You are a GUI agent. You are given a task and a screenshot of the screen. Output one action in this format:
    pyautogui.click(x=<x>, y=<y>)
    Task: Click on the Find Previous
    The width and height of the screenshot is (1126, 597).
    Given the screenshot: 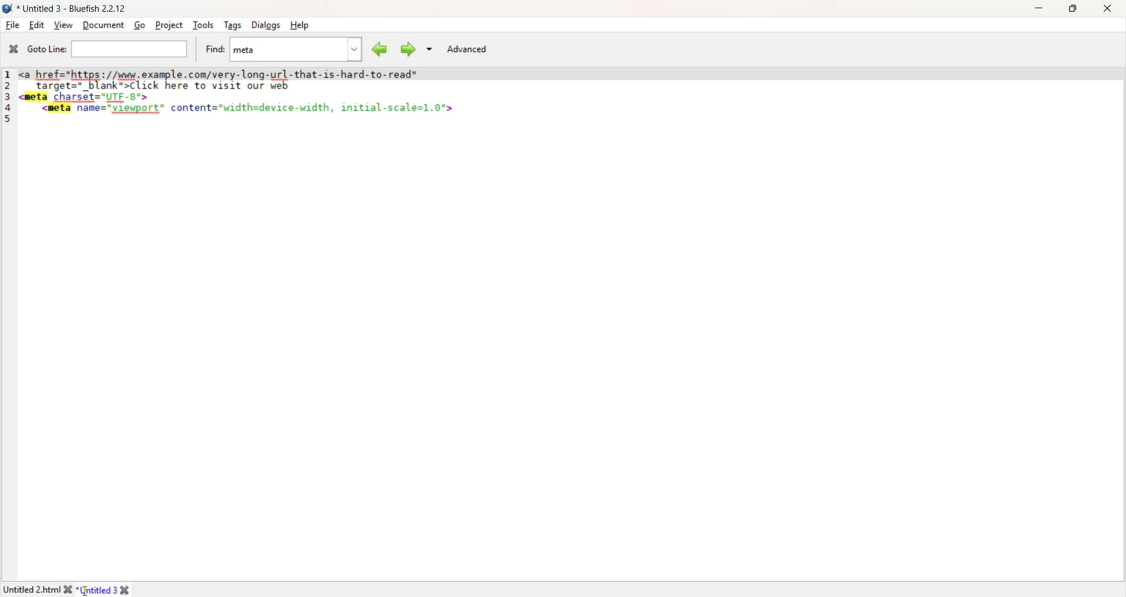 What is the action you would take?
    pyautogui.click(x=378, y=49)
    